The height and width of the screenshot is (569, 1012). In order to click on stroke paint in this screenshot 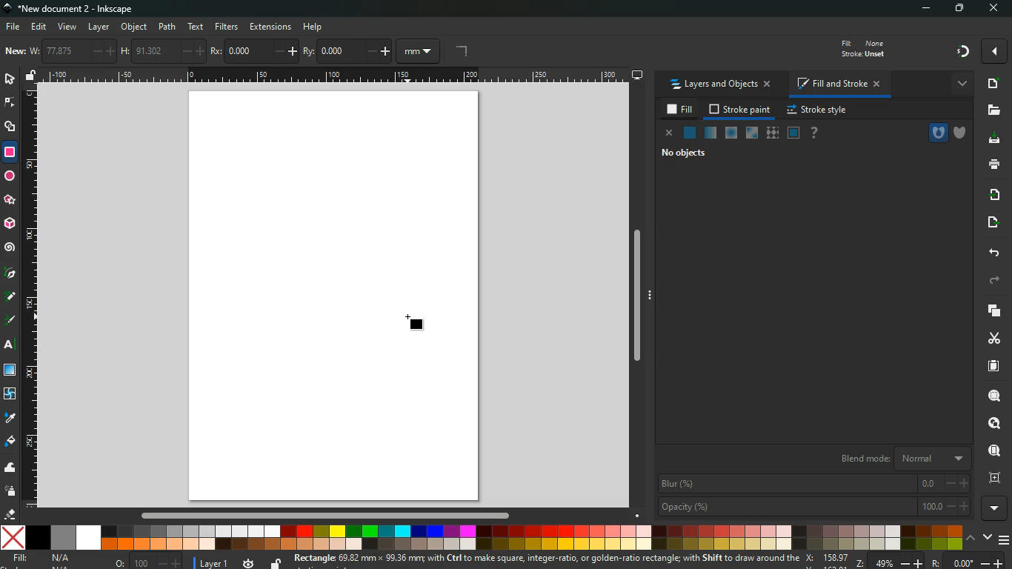, I will do `click(740, 110)`.